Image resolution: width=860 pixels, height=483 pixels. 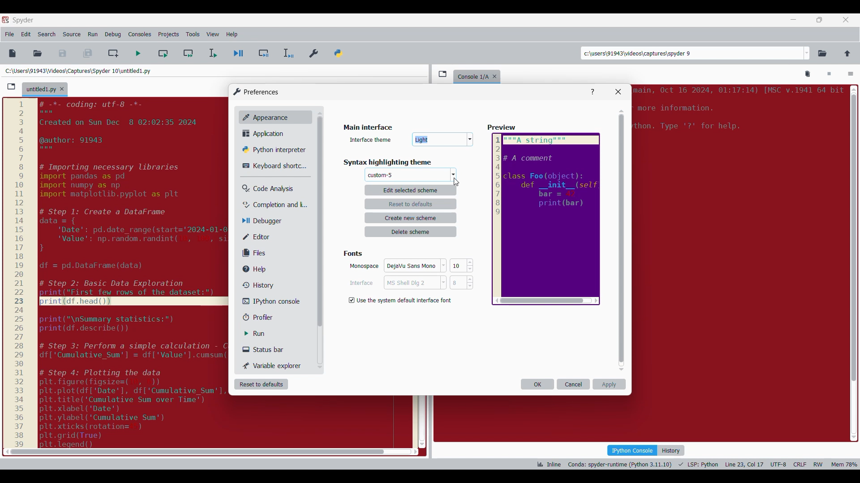 I want to click on Code analysis, so click(x=267, y=189).